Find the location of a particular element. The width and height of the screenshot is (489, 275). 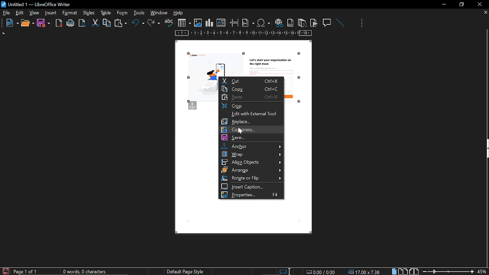

insert footnote is located at coordinates (290, 23).